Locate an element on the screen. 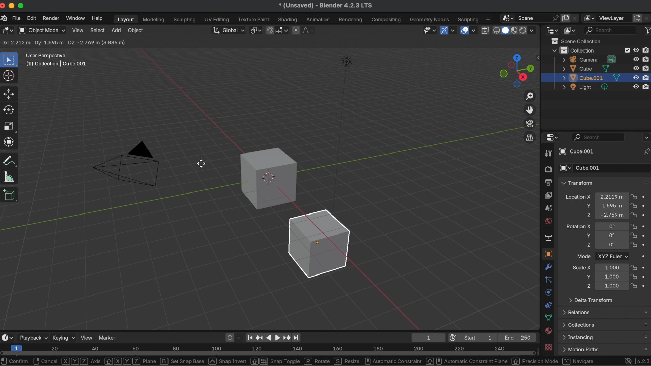 The width and height of the screenshot is (651, 366). add workspace is located at coordinates (488, 19).